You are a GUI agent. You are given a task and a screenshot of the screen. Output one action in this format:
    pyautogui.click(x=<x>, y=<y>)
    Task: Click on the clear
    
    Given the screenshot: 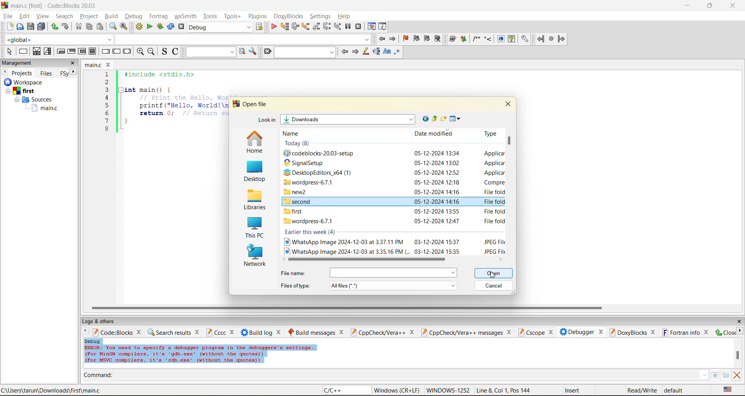 What is the action you would take?
    pyautogui.click(x=267, y=52)
    